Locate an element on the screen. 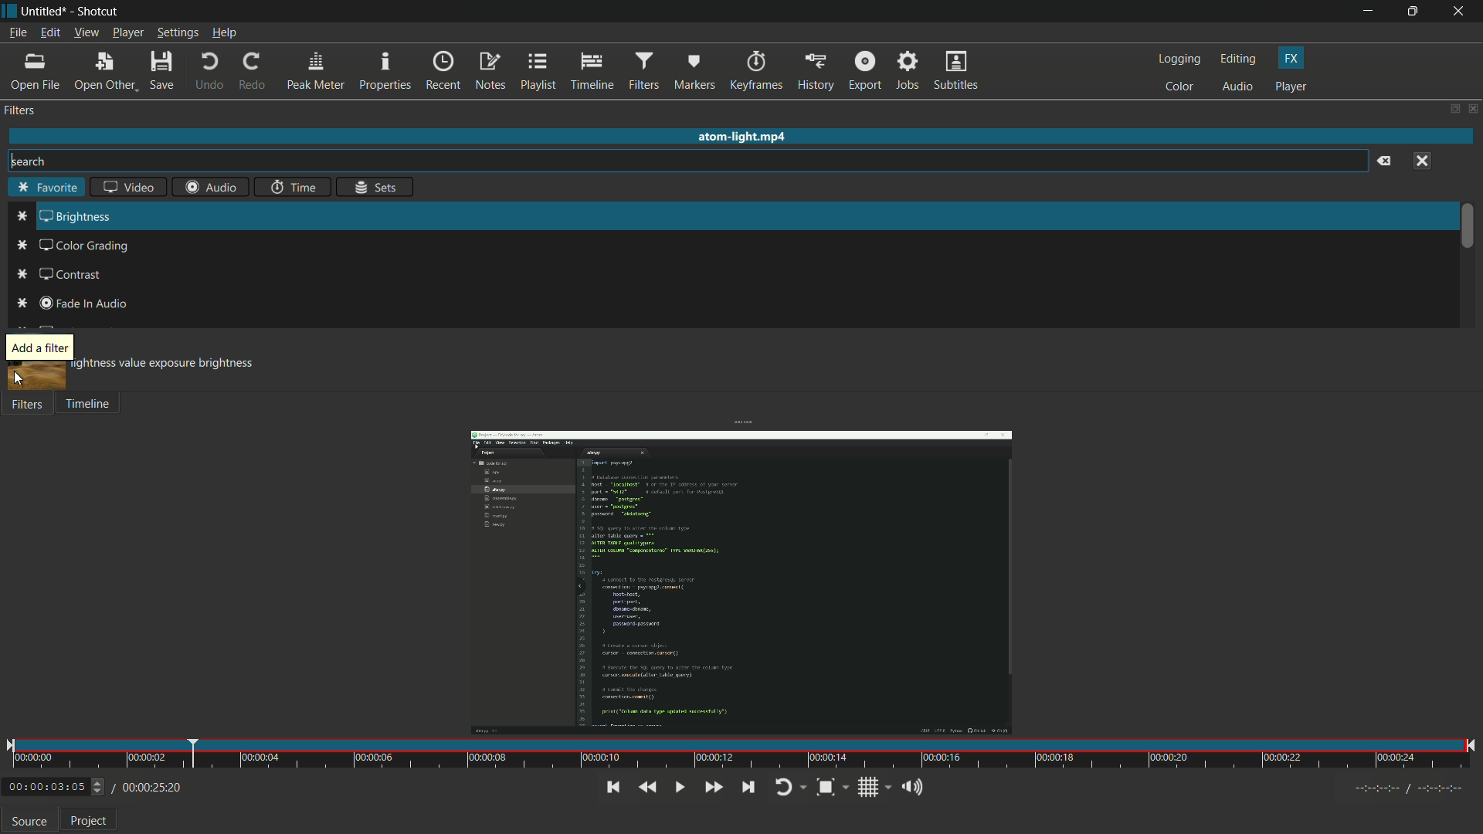 This screenshot has width=1483, height=834. scroll bar is located at coordinates (1465, 225).